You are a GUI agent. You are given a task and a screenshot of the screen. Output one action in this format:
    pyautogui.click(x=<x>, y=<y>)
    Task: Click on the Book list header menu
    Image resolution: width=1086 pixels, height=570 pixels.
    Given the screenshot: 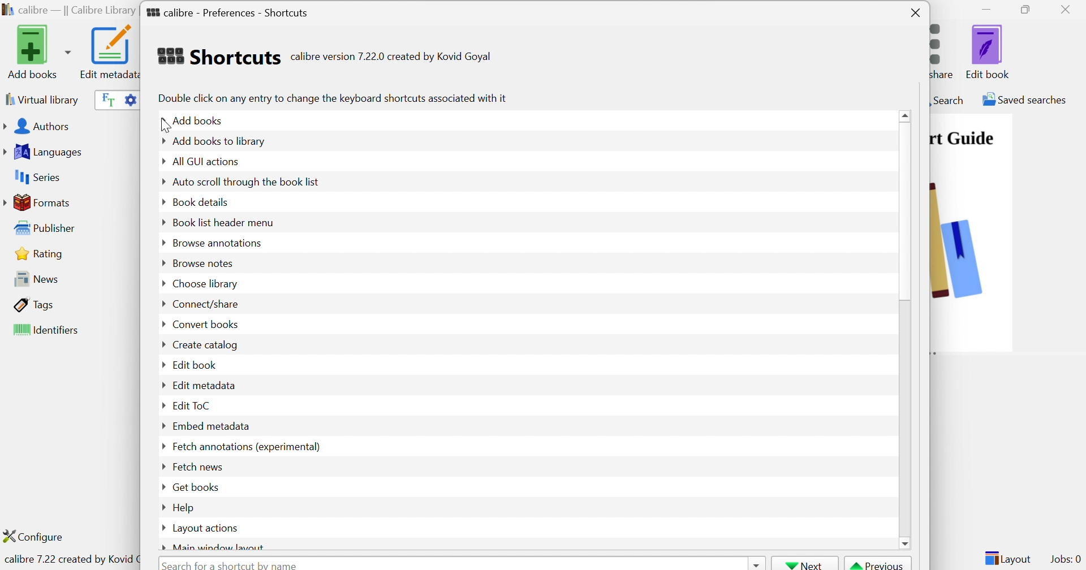 What is the action you would take?
    pyautogui.click(x=223, y=223)
    